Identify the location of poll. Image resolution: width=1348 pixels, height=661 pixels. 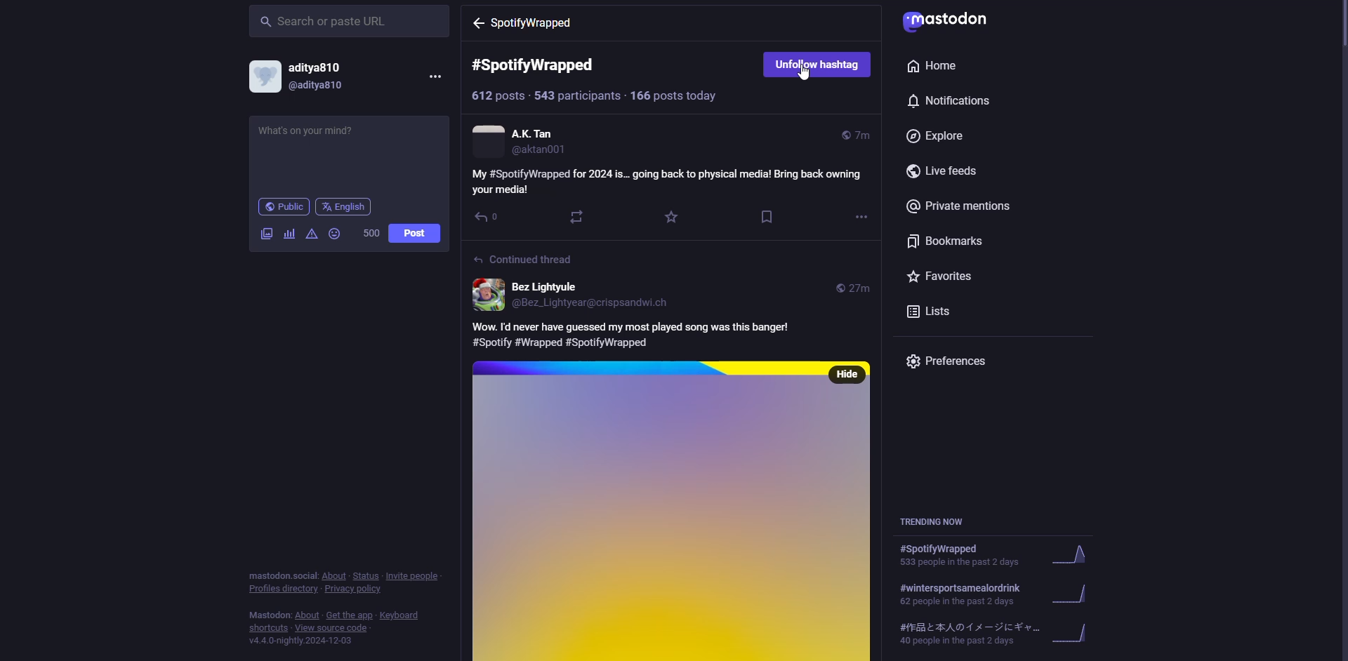
(289, 234).